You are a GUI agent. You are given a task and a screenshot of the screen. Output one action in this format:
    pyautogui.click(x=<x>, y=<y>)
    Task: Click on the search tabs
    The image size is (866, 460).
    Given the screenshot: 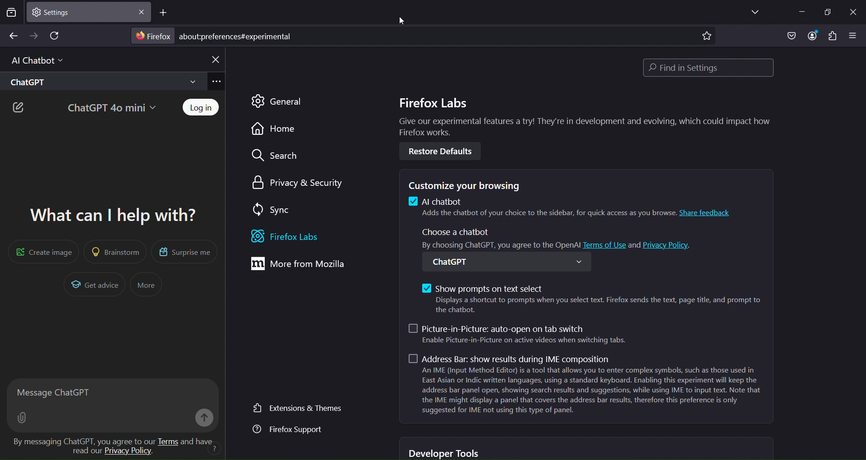 What is the action you would take?
    pyautogui.click(x=12, y=14)
    